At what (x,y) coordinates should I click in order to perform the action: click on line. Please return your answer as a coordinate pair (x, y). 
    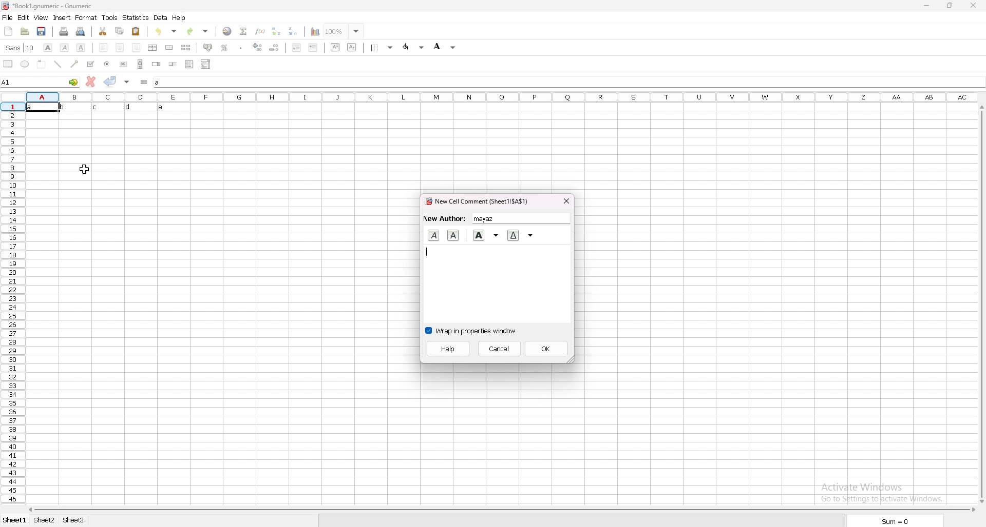
    Looking at the image, I should click on (58, 64).